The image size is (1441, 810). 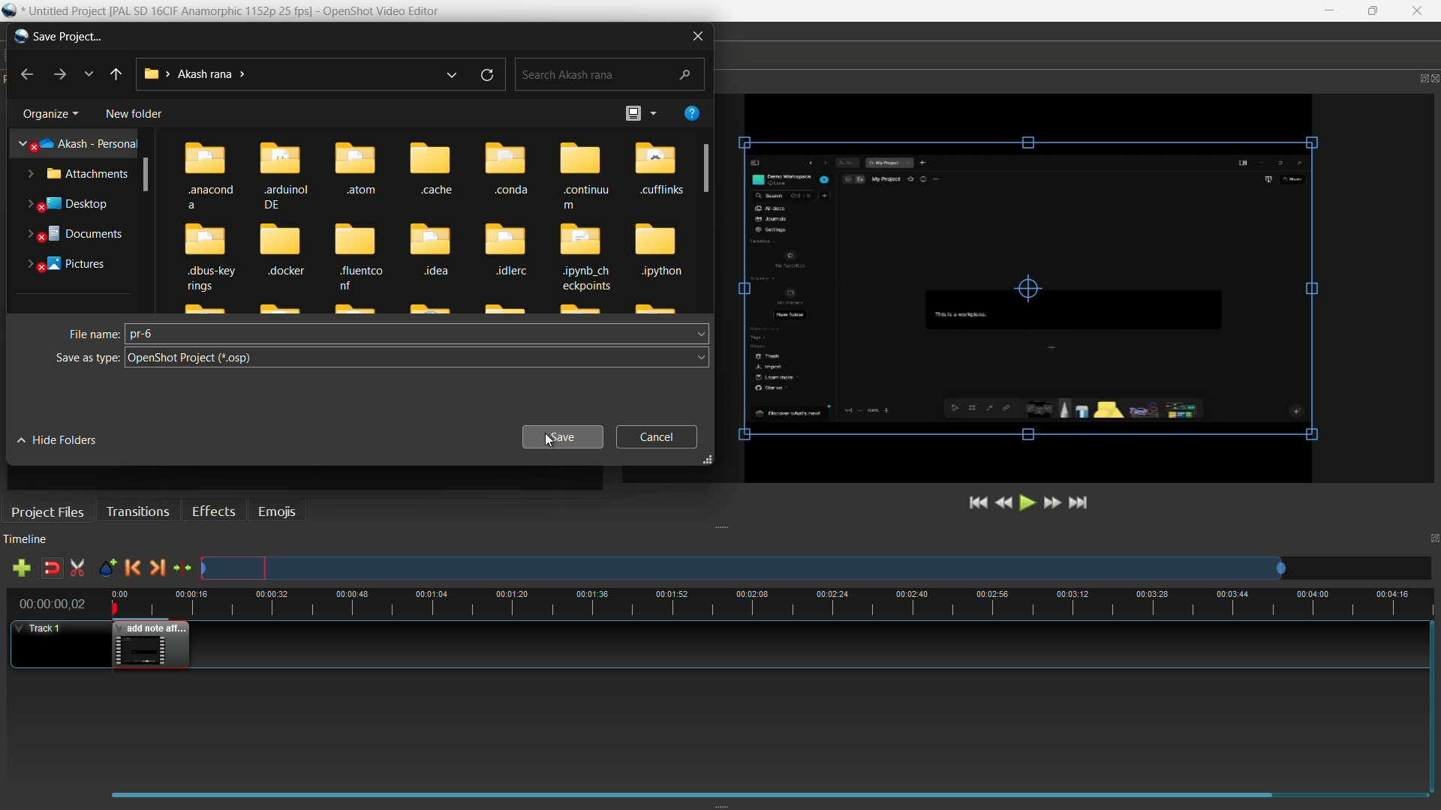 I want to click on .arduinol
DE, so click(x=286, y=173).